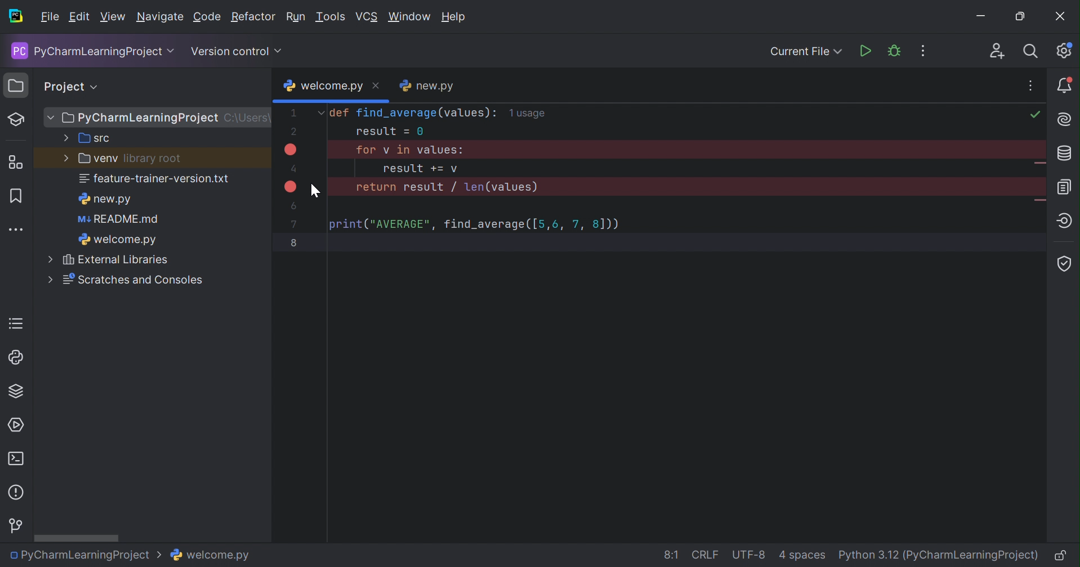 Image resolution: width=1080 pixels, height=567 pixels. Describe the element at coordinates (14, 84) in the screenshot. I see `Project icon` at that location.